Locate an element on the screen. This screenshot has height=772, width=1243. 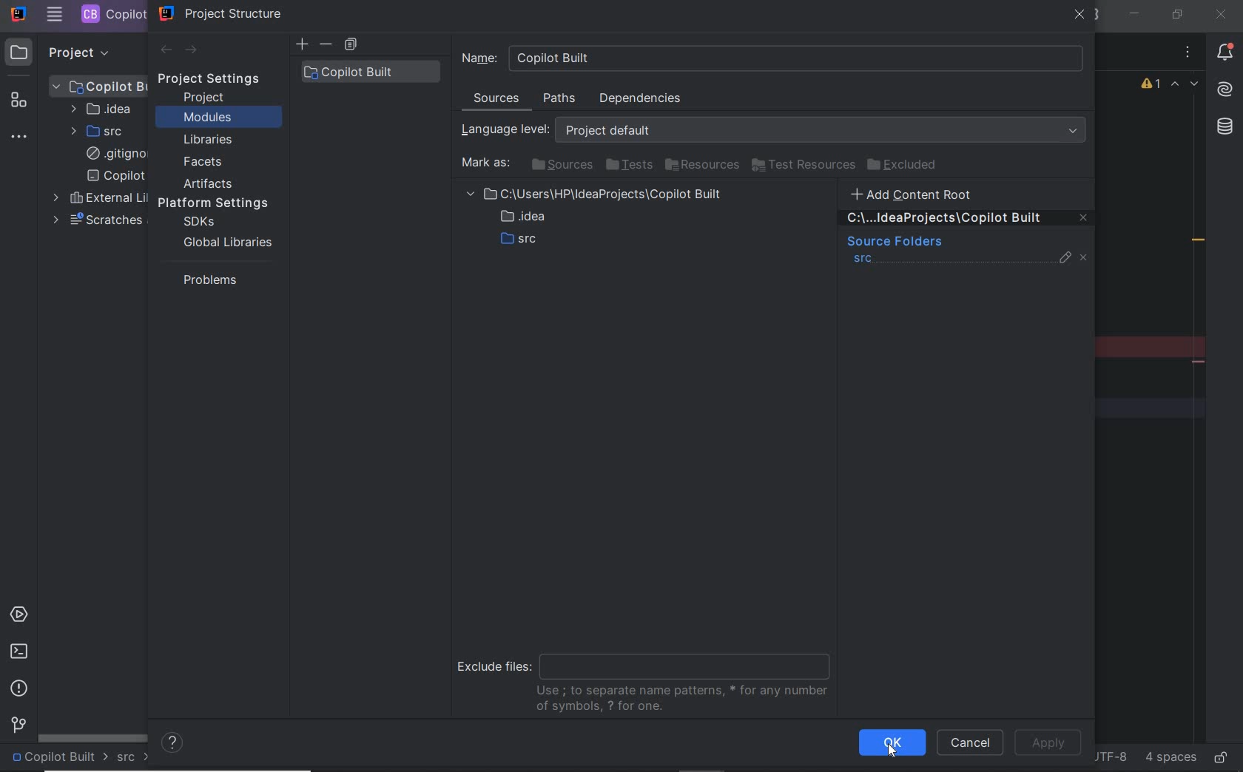
project name is located at coordinates (59, 758).